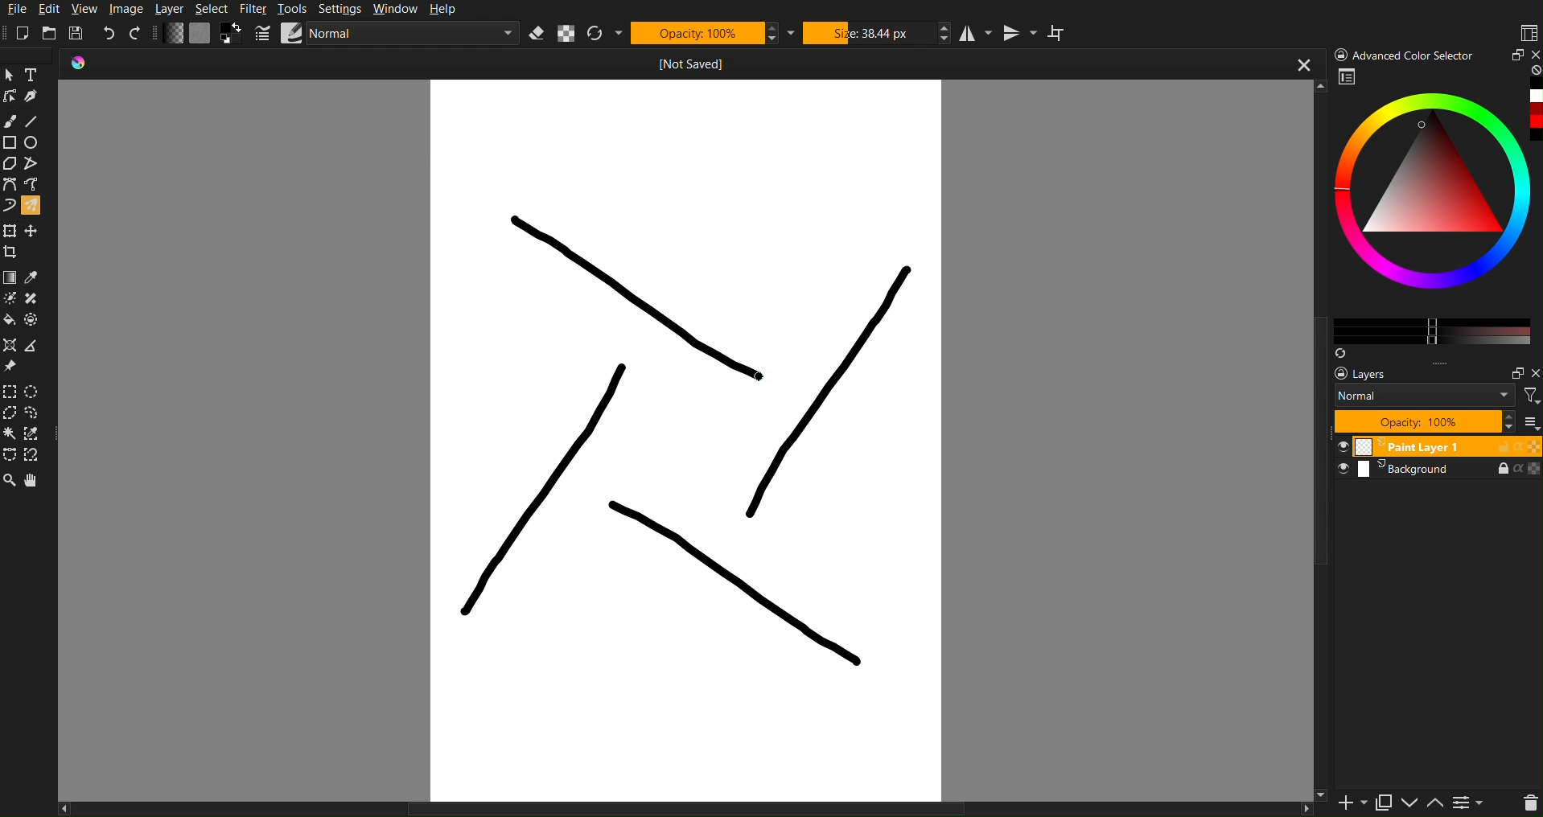 The width and height of the screenshot is (1543, 817). Describe the element at coordinates (175, 10) in the screenshot. I see `Layer` at that location.